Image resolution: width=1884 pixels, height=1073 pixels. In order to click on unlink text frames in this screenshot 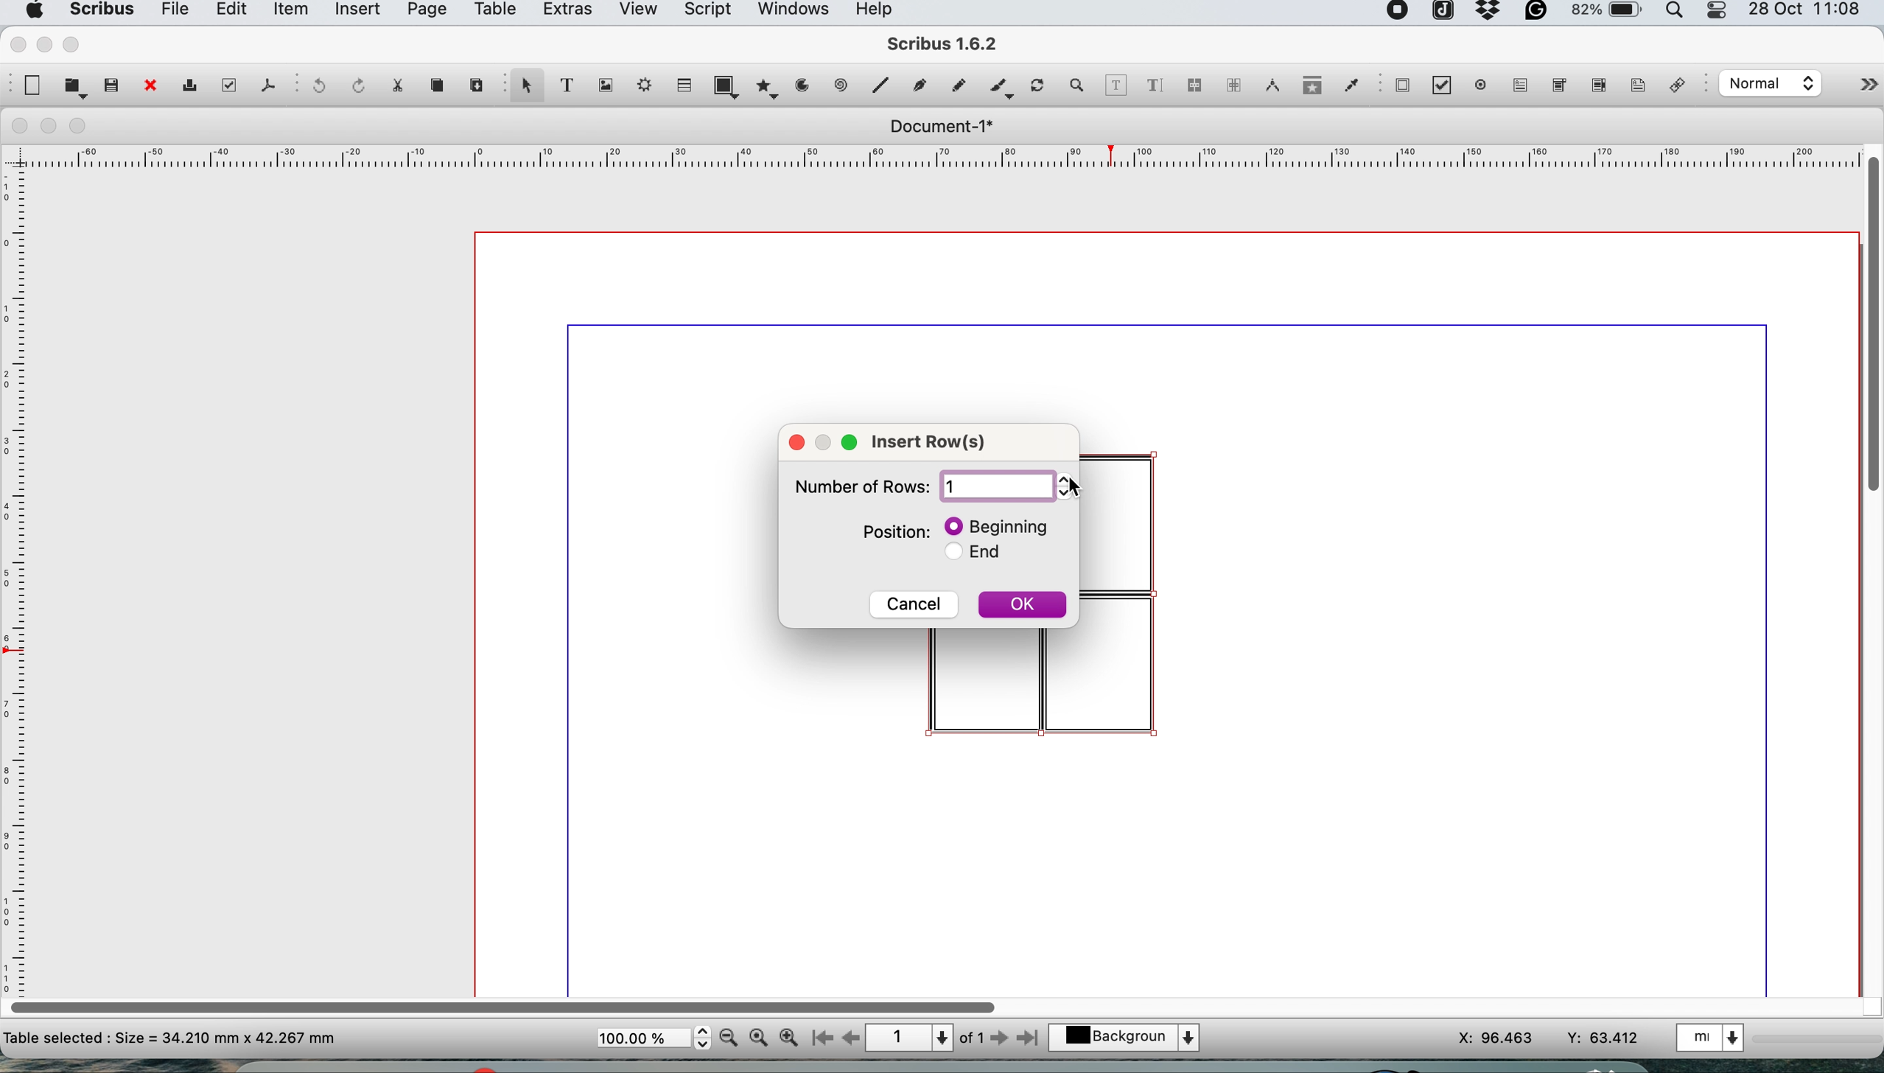, I will do `click(1233, 89)`.